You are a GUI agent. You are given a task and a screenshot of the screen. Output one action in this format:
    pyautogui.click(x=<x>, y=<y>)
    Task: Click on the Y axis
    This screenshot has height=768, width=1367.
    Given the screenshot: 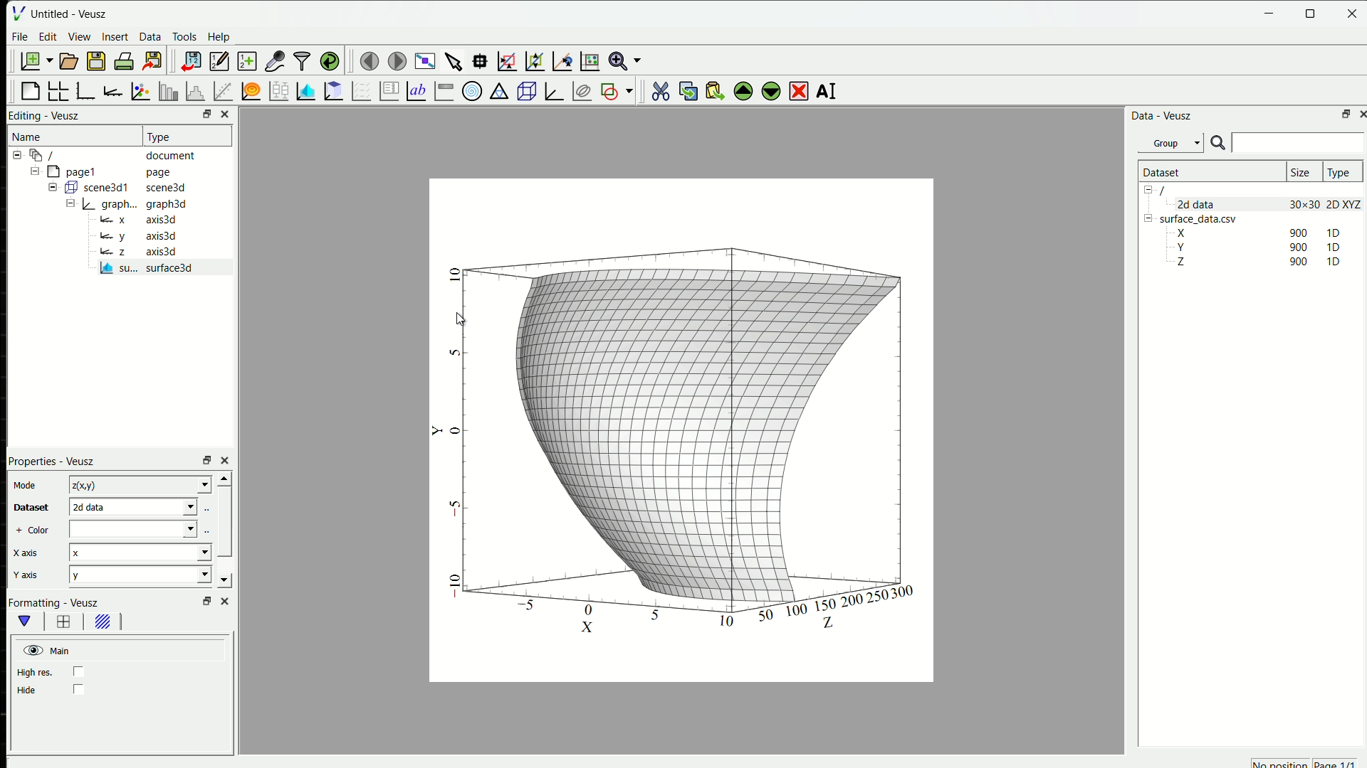 What is the action you would take?
    pyautogui.click(x=26, y=575)
    